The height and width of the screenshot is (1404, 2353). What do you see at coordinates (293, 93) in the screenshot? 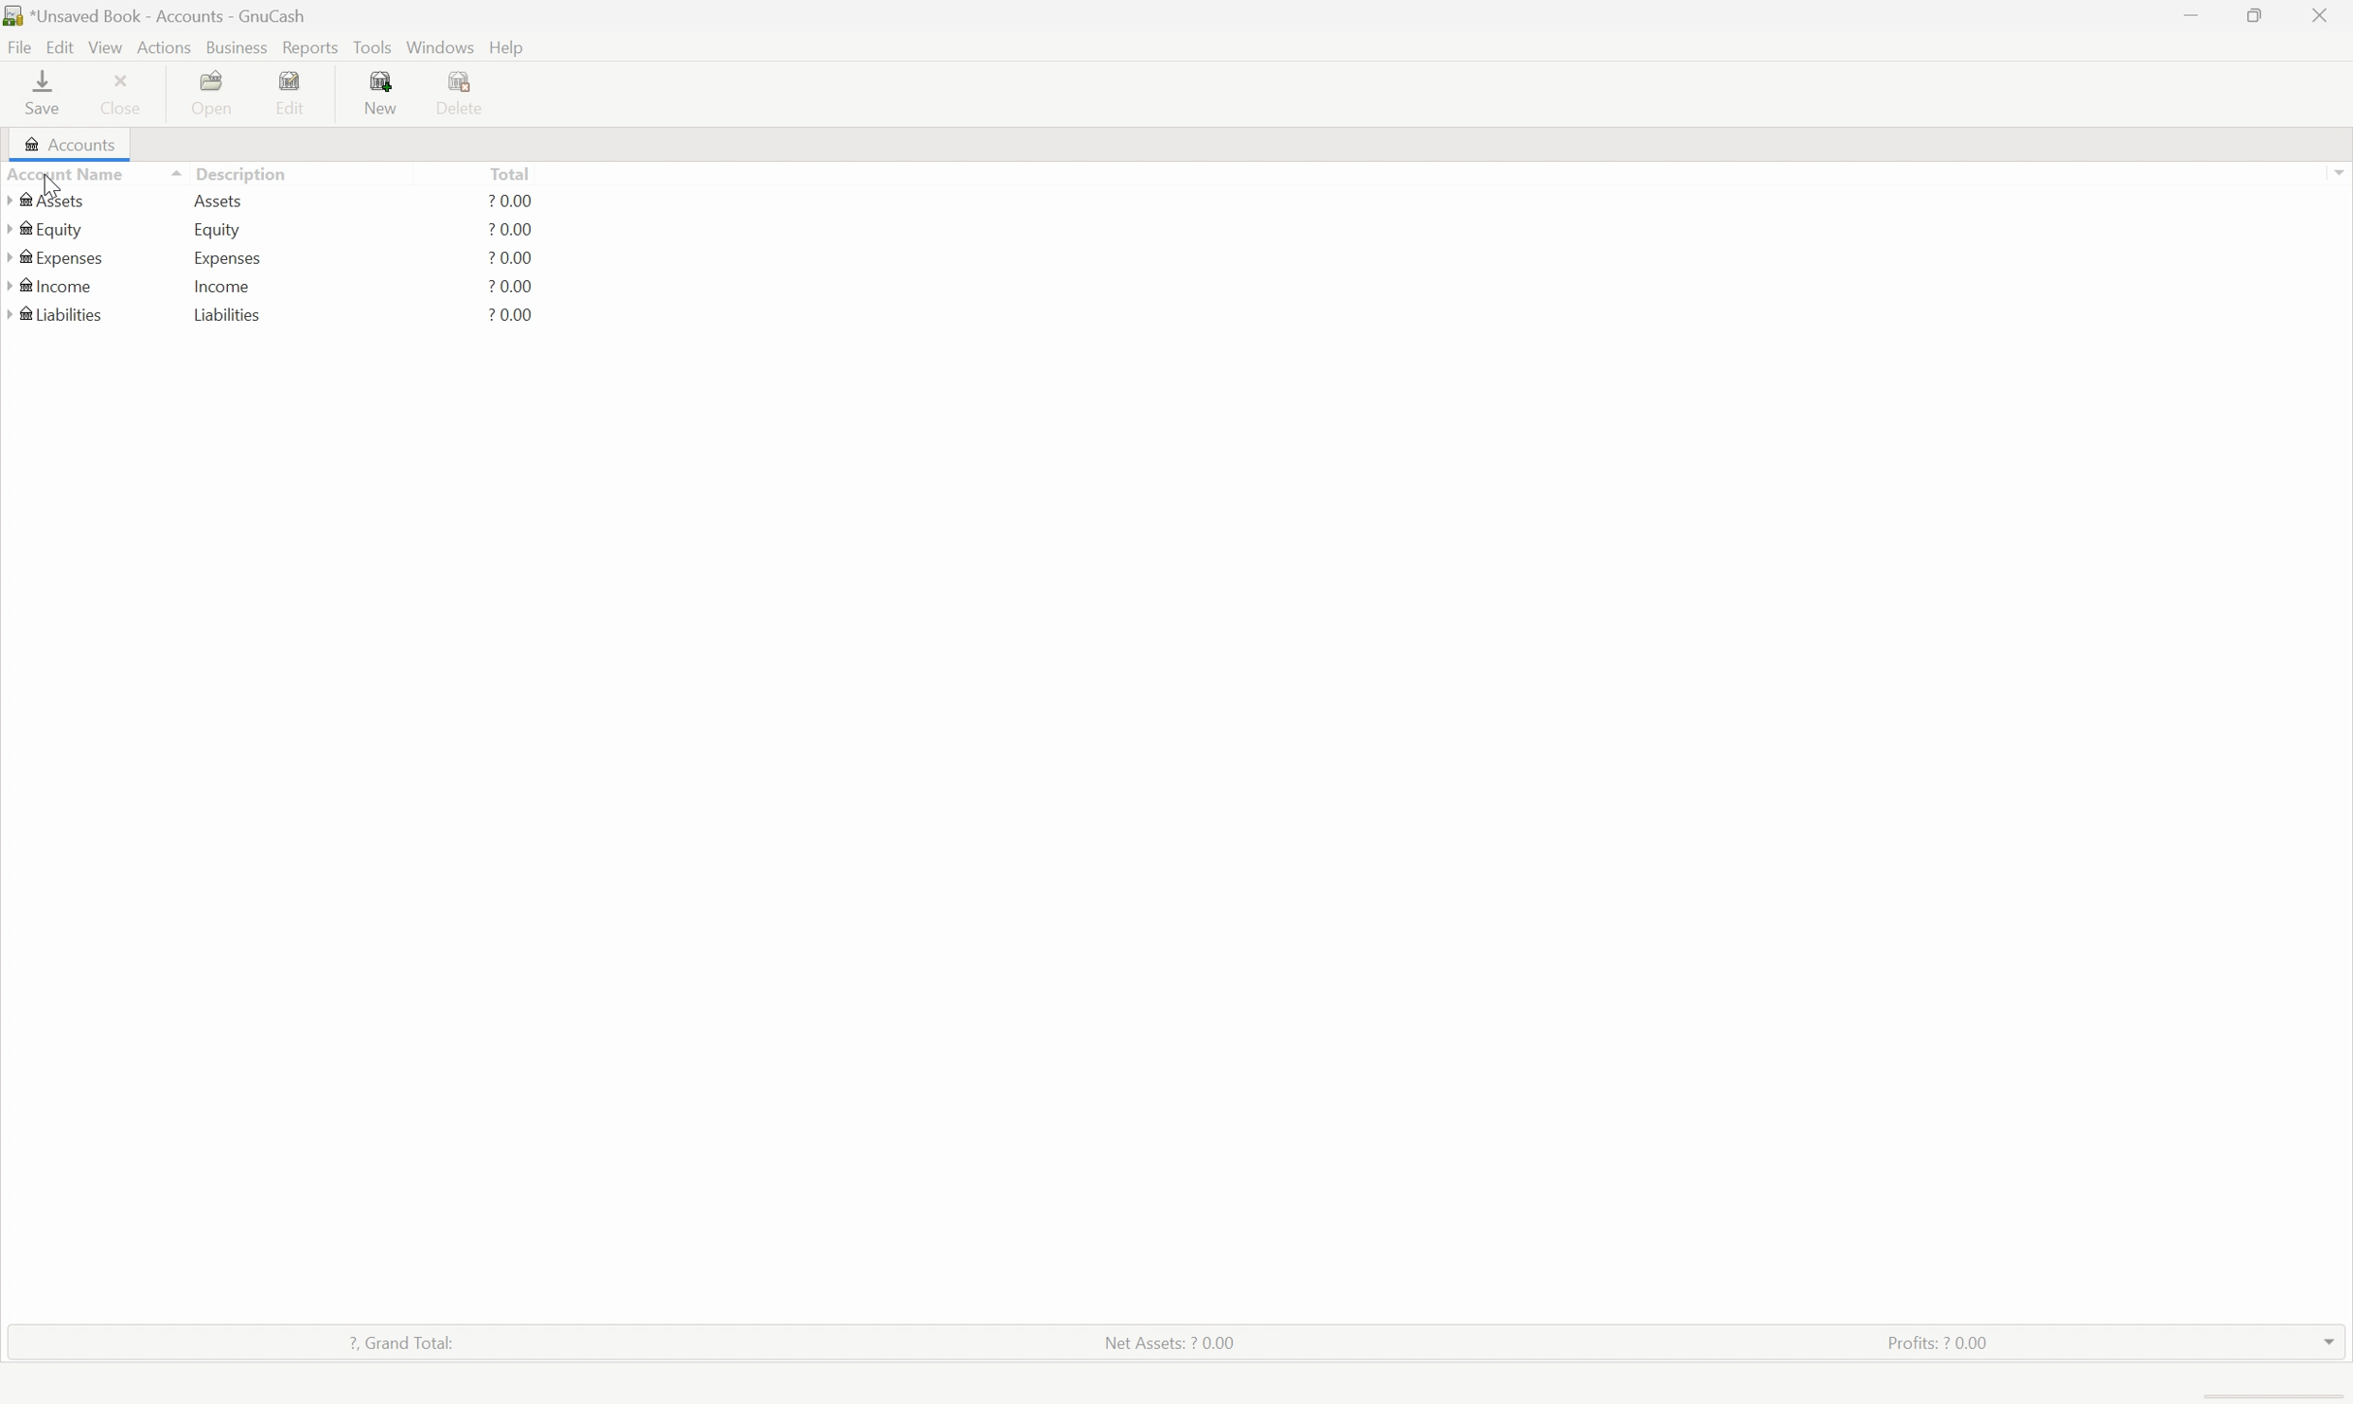
I see `Edit` at bounding box center [293, 93].